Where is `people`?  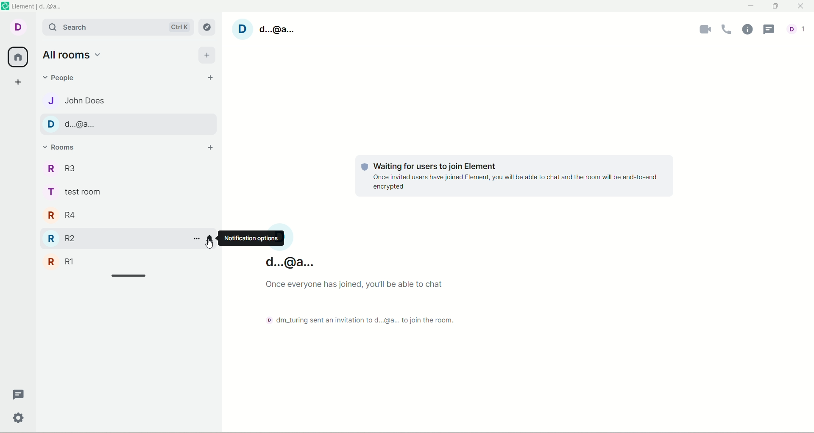
people is located at coordinates (799, 29).